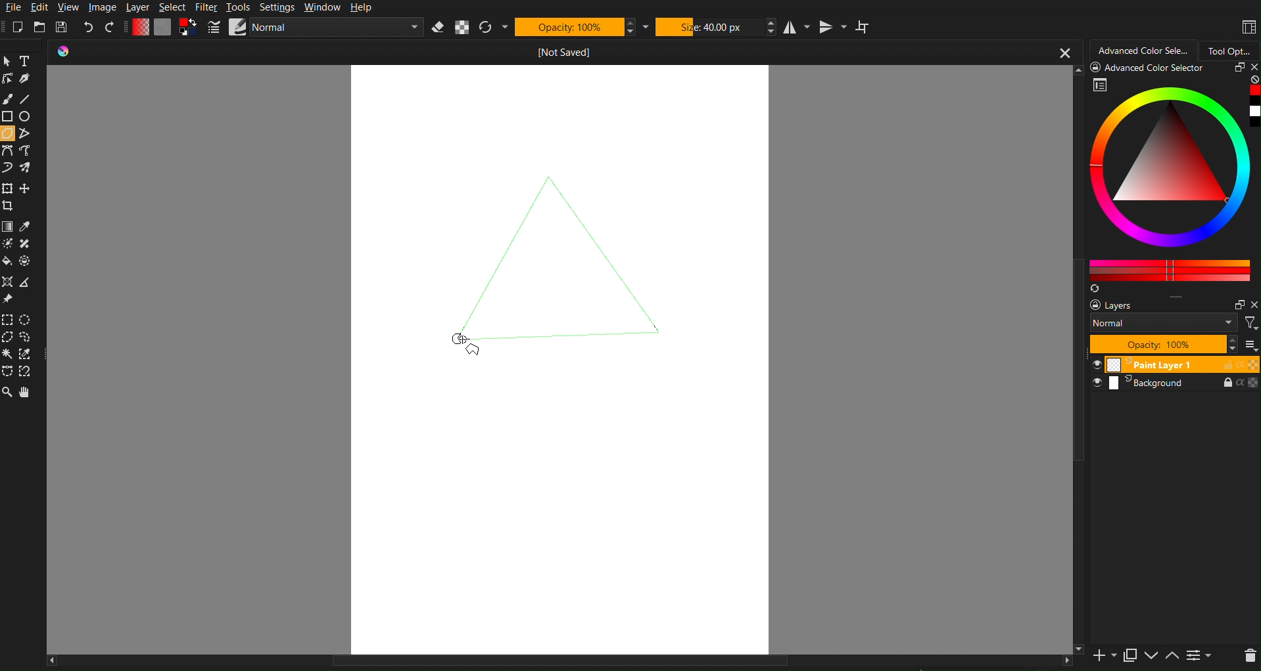 The image size is (1261, 671). I want to click on Tool Options, so click(1231, 49).